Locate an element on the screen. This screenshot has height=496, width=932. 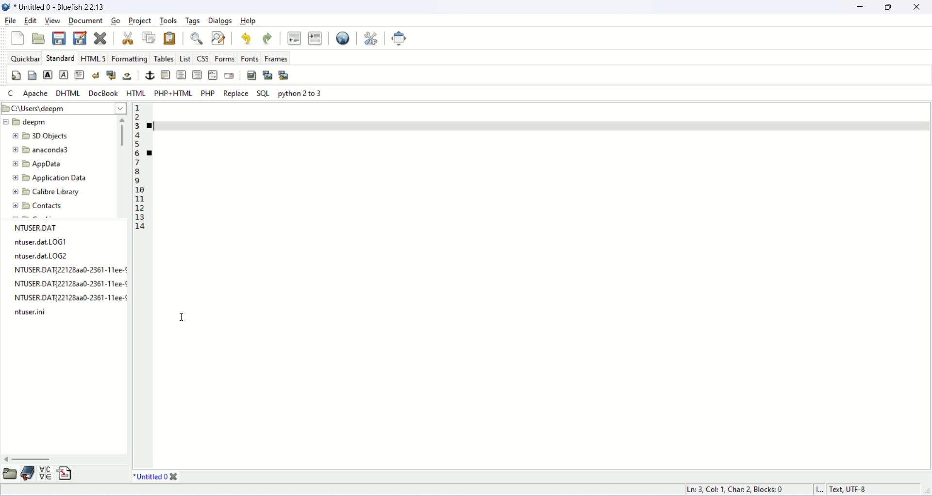
3D Objects is located at coordinates (46, 136).